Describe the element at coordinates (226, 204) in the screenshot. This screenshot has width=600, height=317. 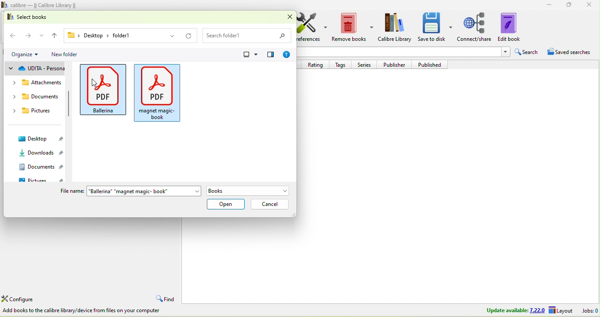
I see `open` at that location.